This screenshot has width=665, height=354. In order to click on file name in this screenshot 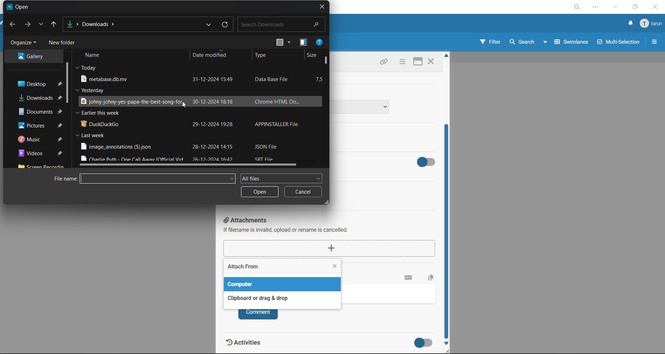, I will do `click(143, 179)`.